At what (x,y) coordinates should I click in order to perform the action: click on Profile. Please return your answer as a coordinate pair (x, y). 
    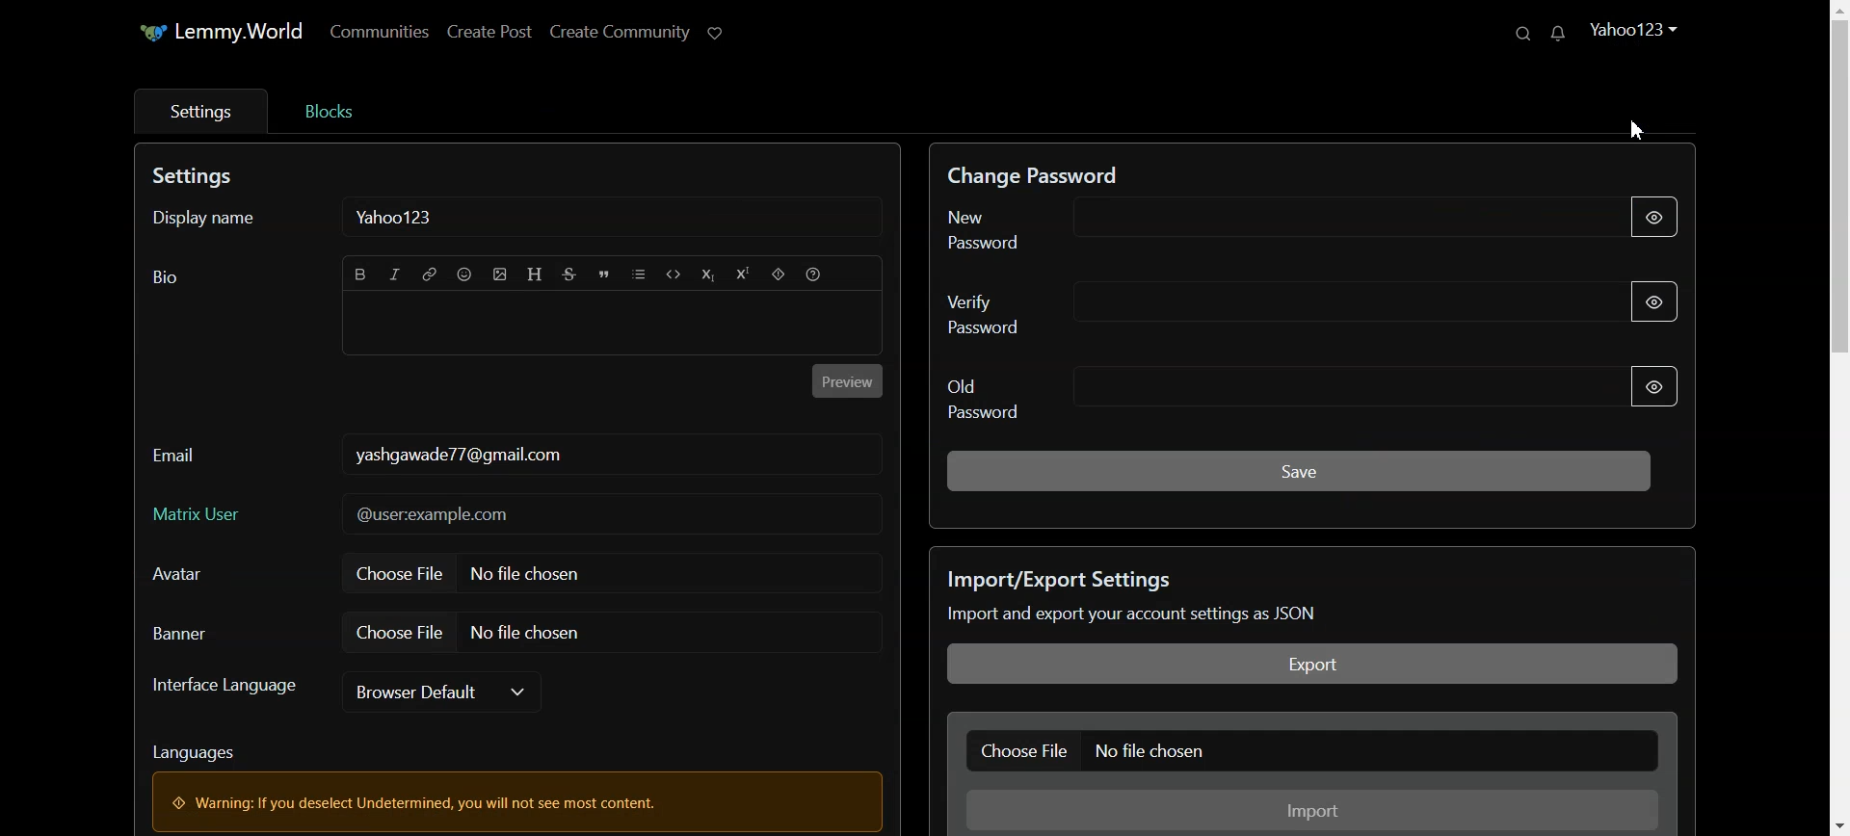
    Looking at the image, I should click on (1633, 34).